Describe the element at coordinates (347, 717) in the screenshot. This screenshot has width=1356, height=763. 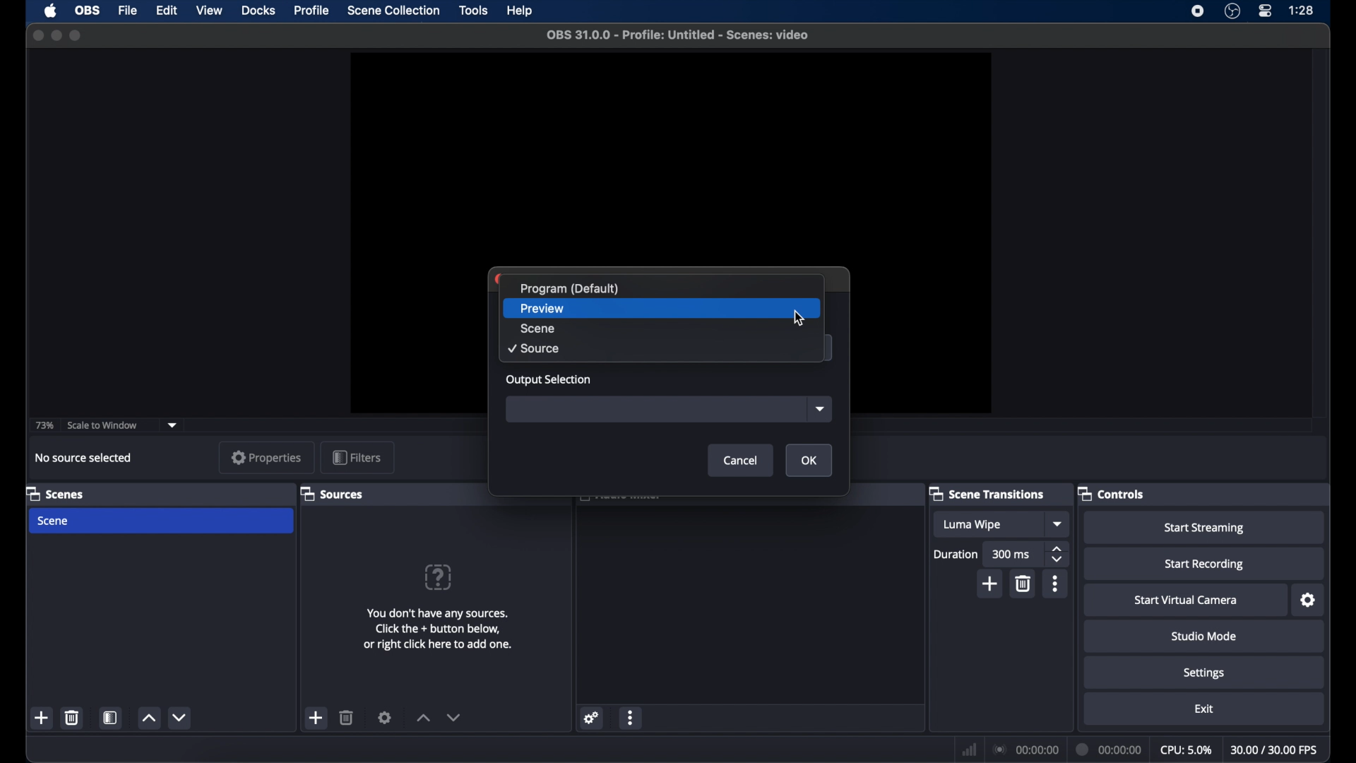
I see `delete` at that location.